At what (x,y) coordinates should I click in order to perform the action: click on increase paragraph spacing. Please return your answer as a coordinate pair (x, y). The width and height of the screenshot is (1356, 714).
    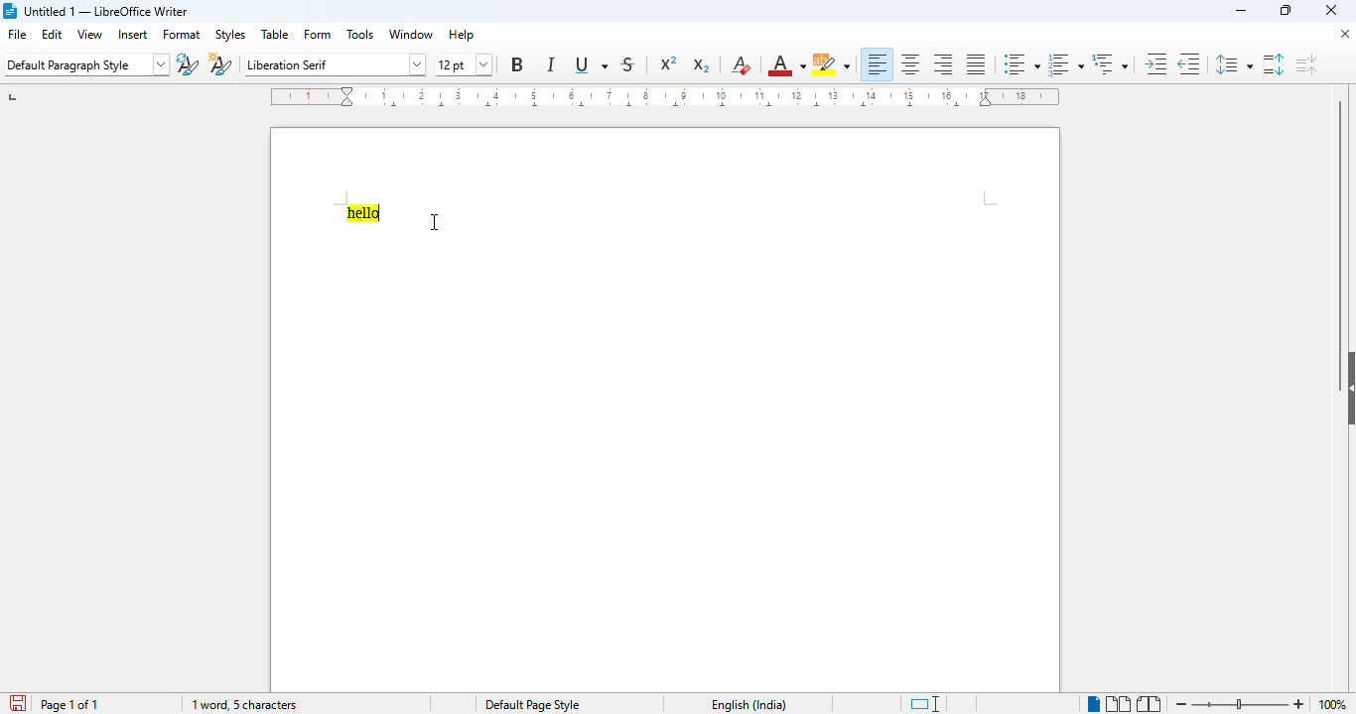
    Looking at the image, I should click on (1272, 64).